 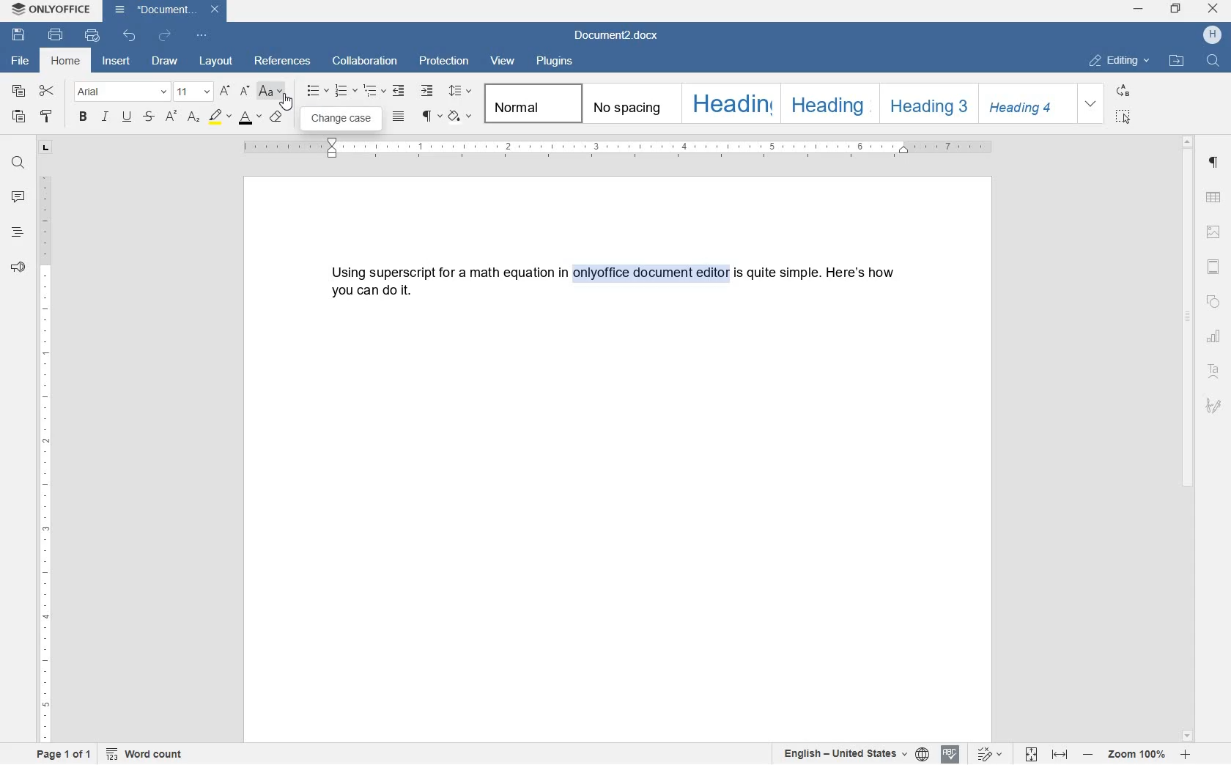 I want to click on Using superscript for a math equation in onlyoffice document editor is quite simple. Here's how you can do it, so click(x=615, y=278).